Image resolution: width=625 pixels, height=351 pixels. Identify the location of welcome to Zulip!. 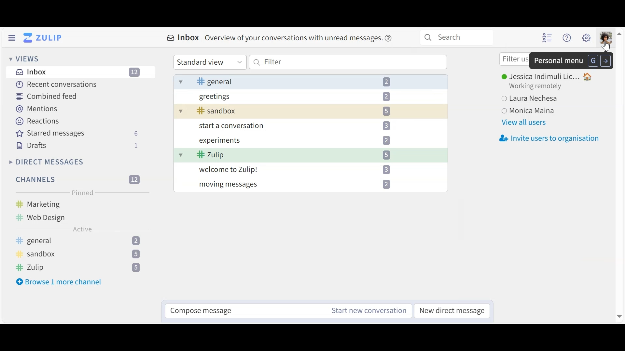
(229, 170).